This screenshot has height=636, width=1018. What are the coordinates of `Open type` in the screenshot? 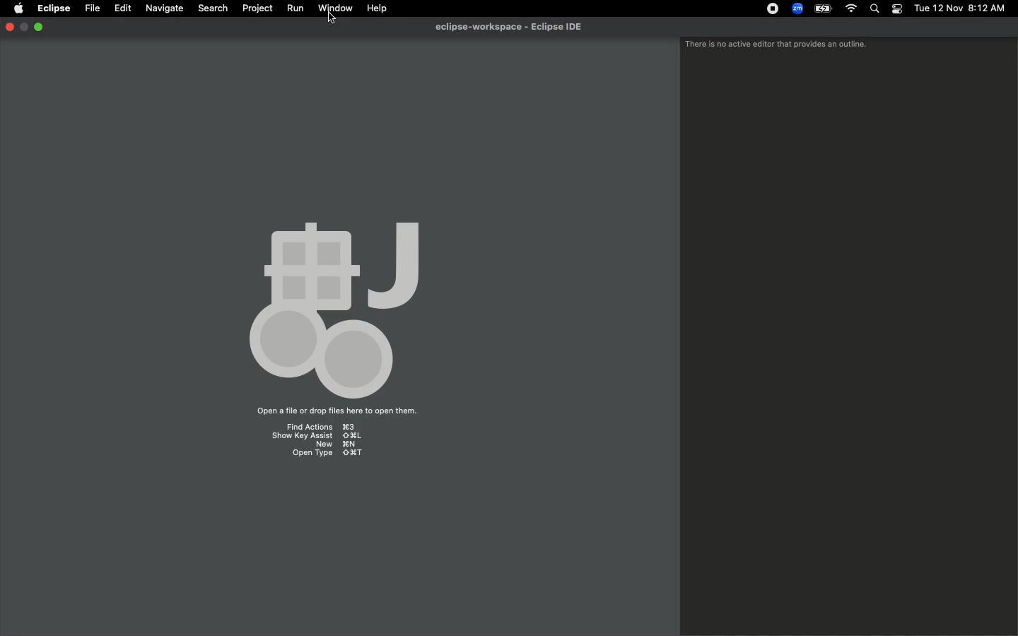 It's located at (327, 455).